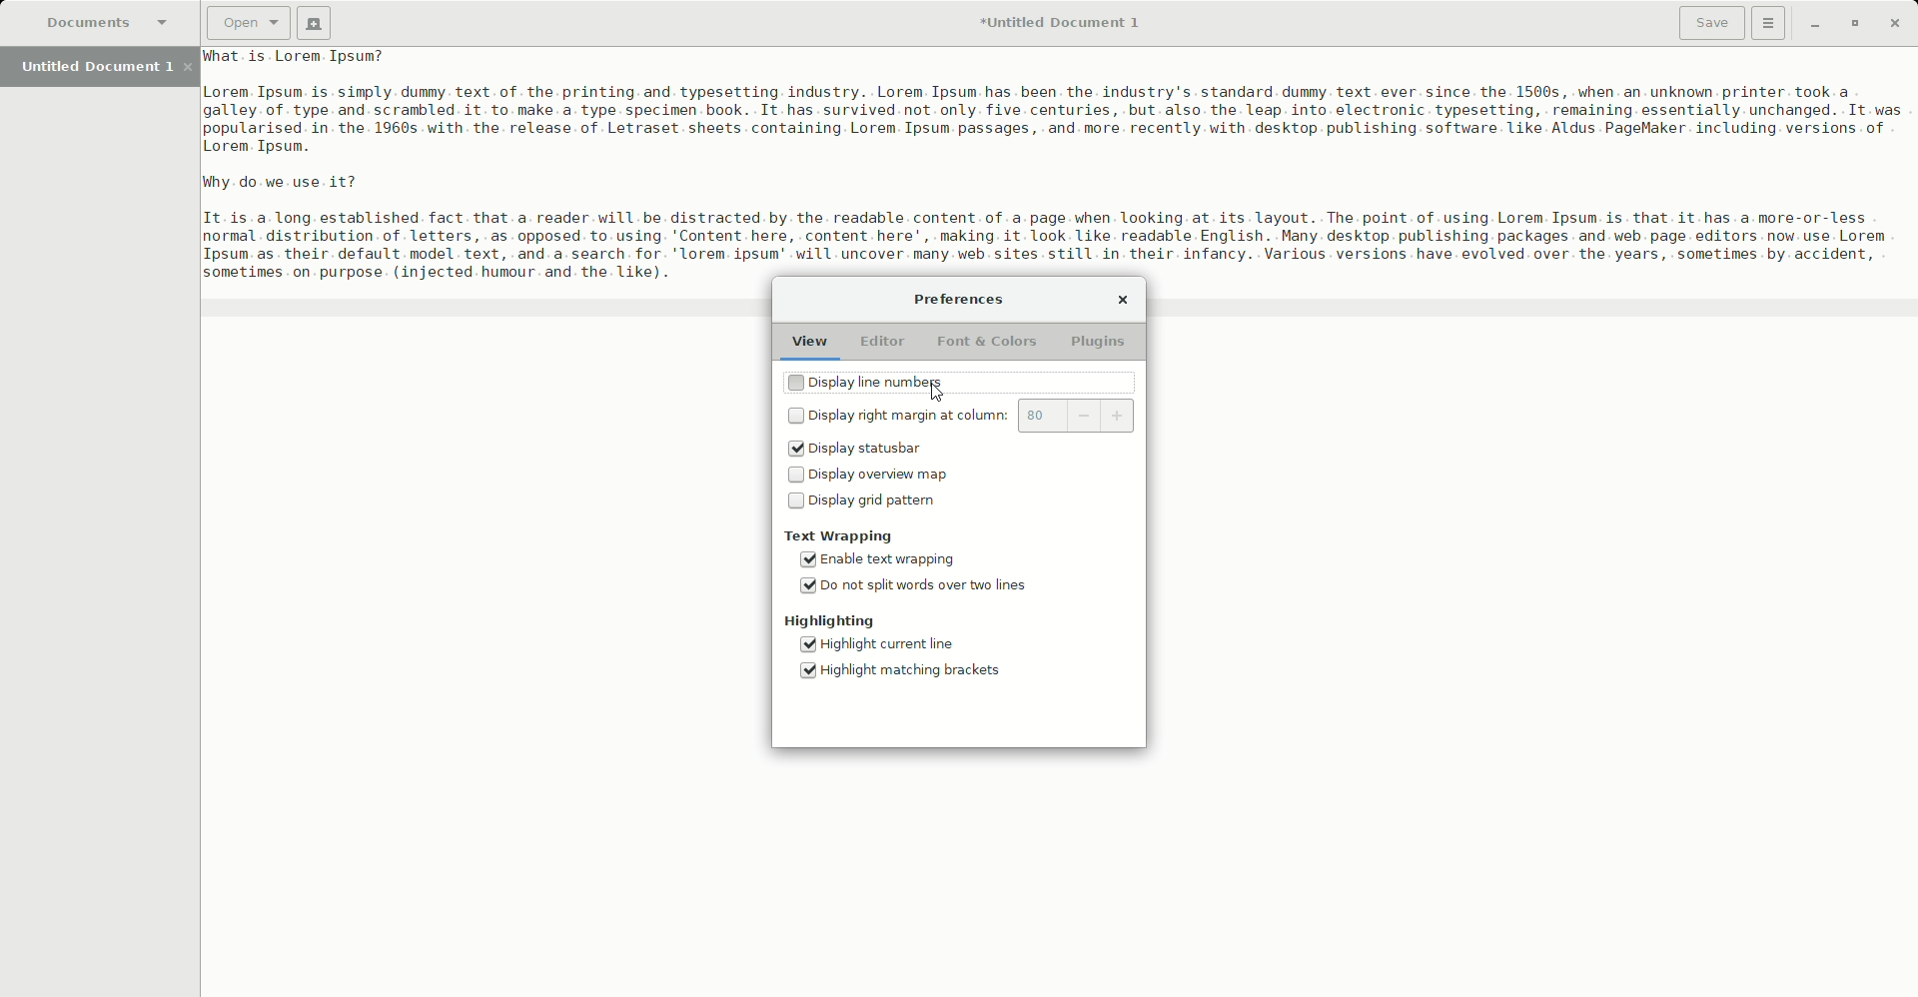 The height and width of the screenshot is (997, 1918). What do you see at coordinates (1063, 24) in the screenshot?
I see `Untitled Document 1` at bounding box center [1063, 24].